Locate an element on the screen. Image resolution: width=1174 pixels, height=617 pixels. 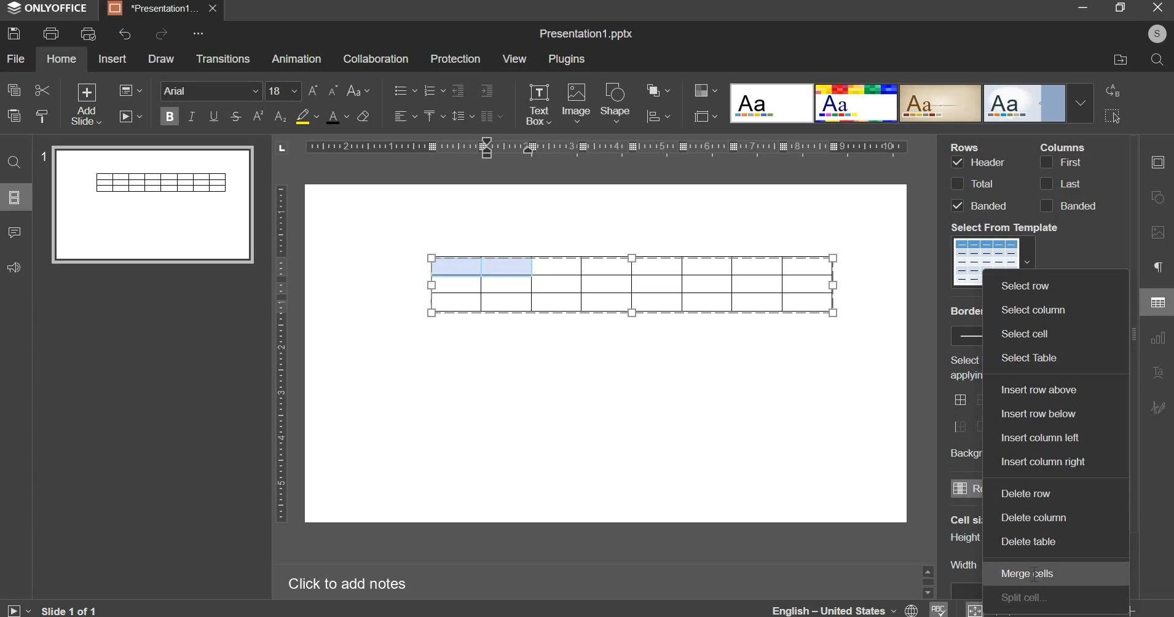
rows is located at coordinates (977, 183).